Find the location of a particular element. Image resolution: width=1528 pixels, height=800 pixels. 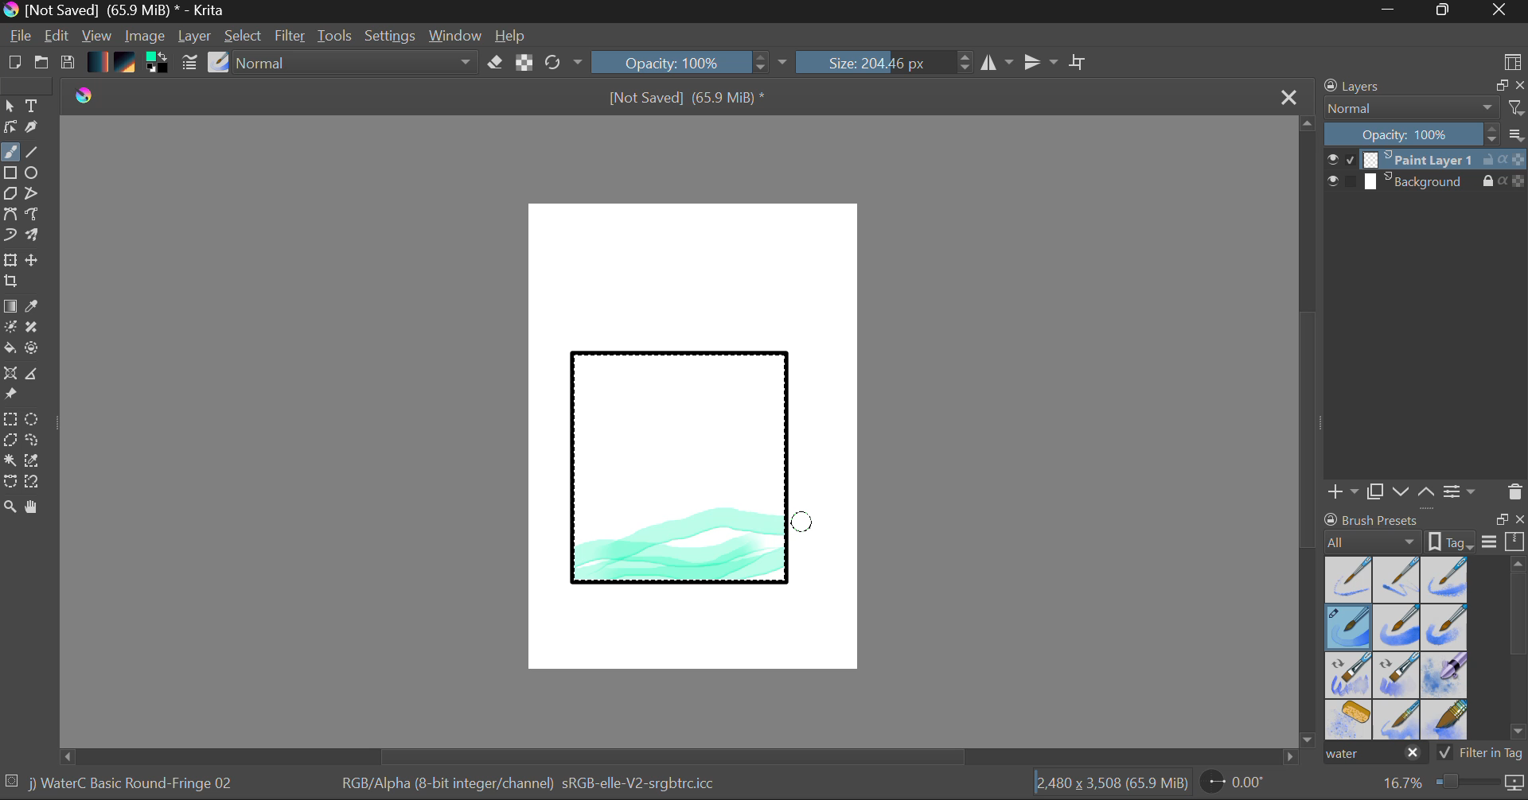

Minimize is located at coordinates (1446, 11).